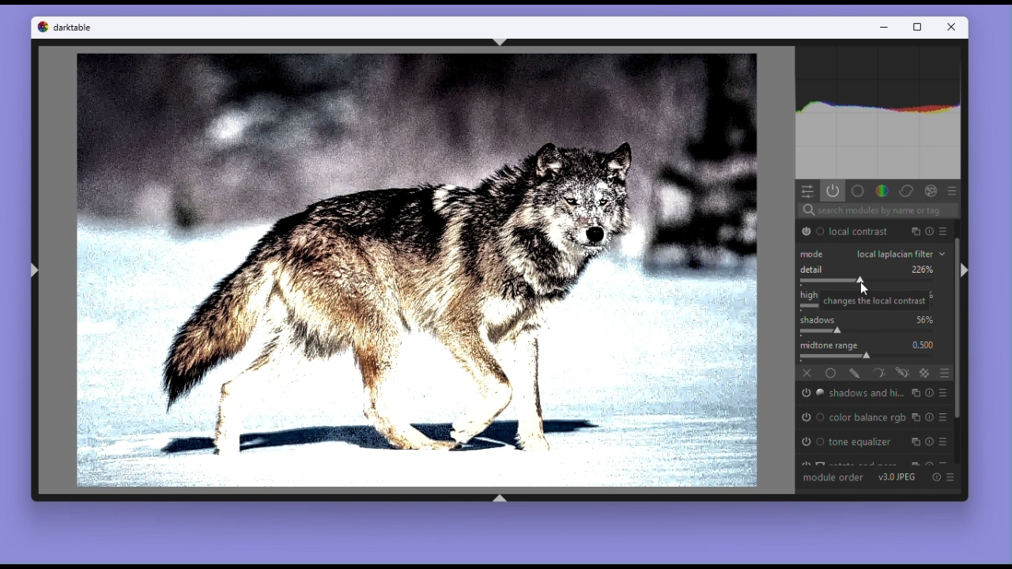  I want to click on tone equalizer, so click(863, 443).